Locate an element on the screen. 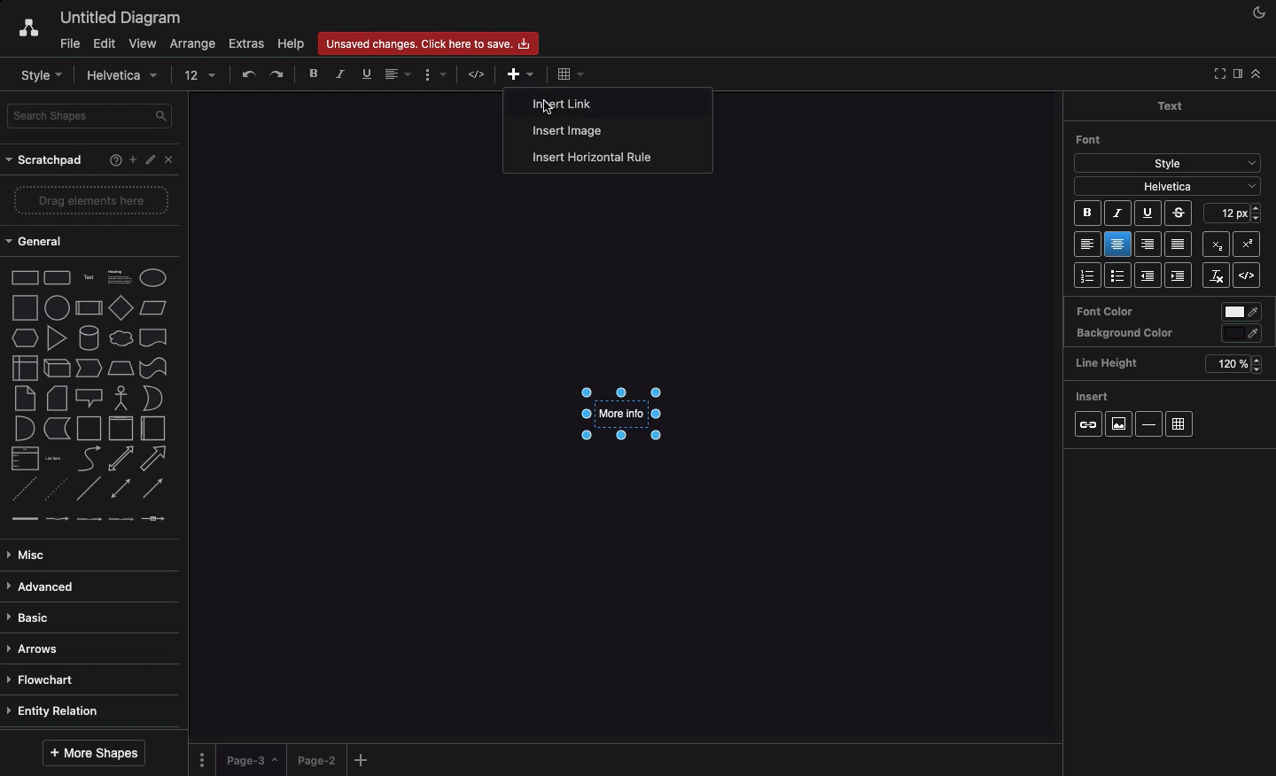  cloud is located at coordinates (121, 338).